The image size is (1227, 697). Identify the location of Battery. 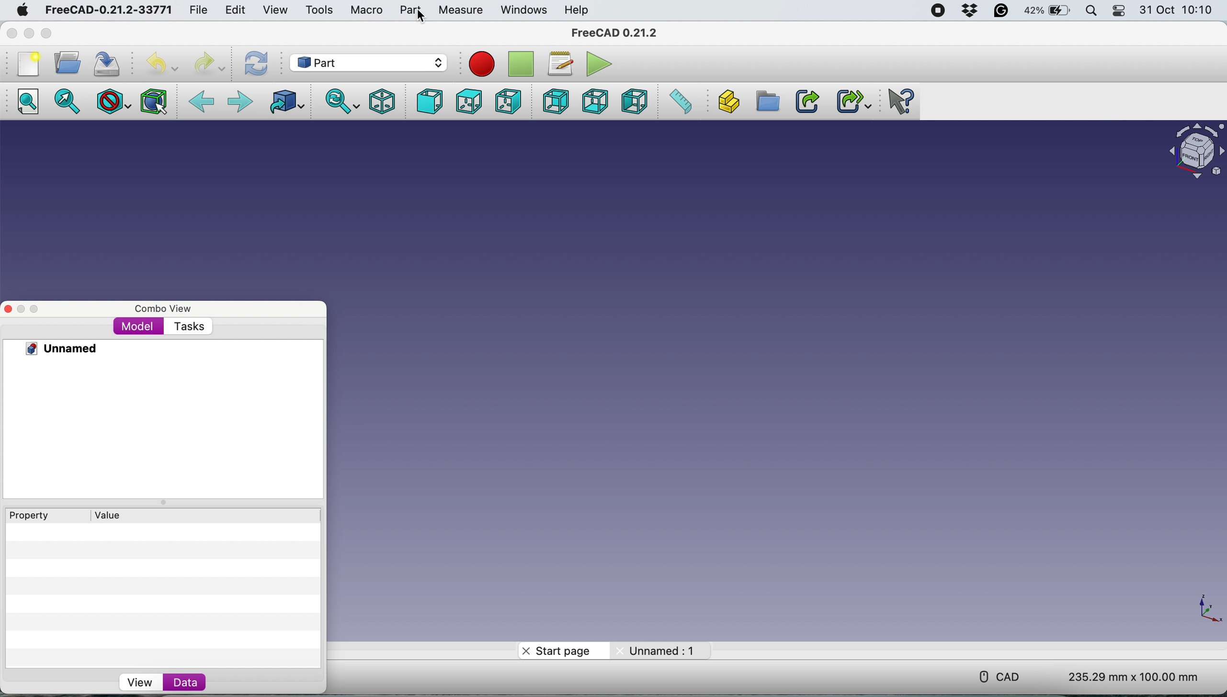
(1045, 9).